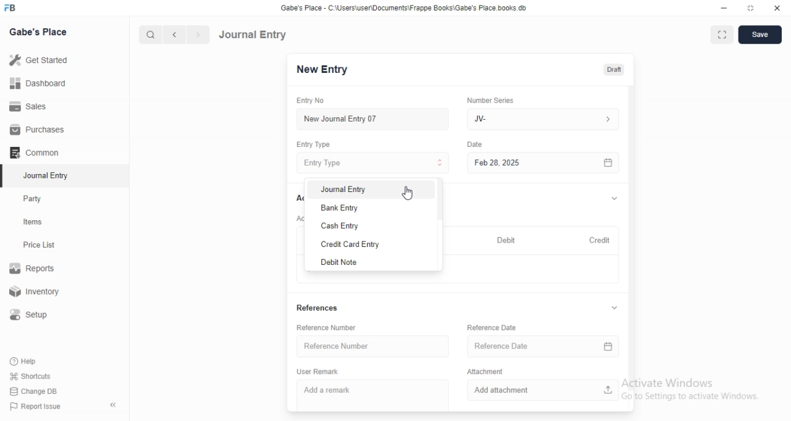 Image resolution: width=791 pixels, height=421 pixels. I want to click on Party, so click(35, 199).